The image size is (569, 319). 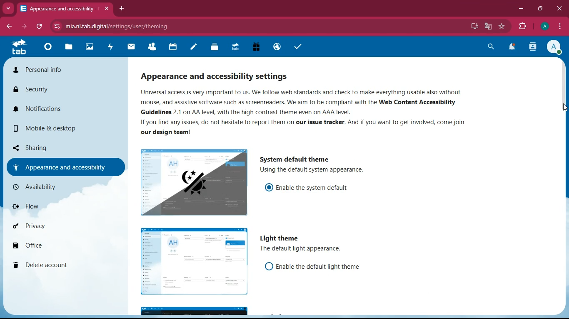 What do you see at coordinates (559, 8) in the screenshot?
I see `close` at bounding box center [559, 8].